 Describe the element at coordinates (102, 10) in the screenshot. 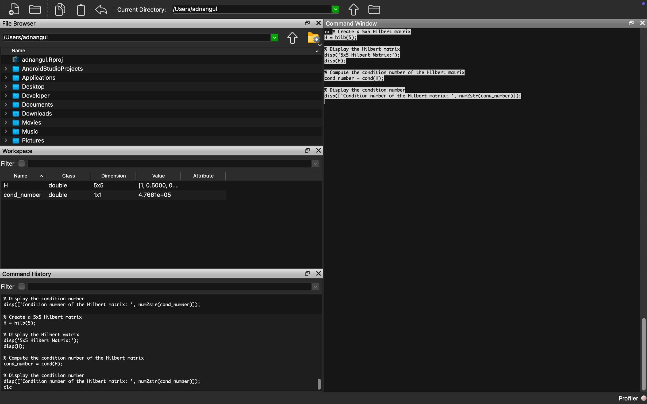

I see `Redo` at that location.